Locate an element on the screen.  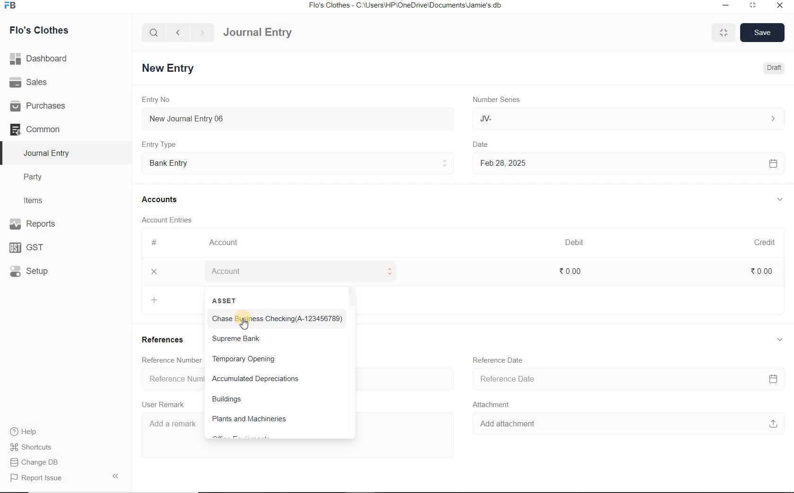
Attachment is located at coordinates (494, 406).